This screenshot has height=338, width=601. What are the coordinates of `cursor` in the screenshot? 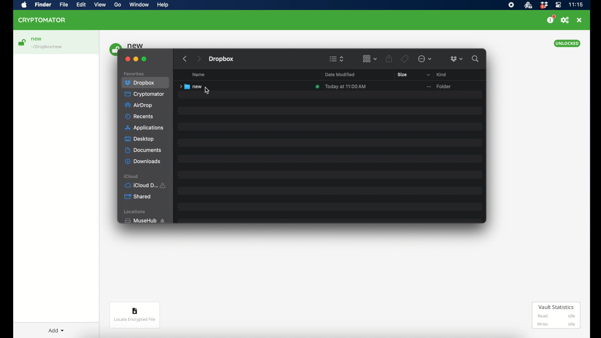 It's located at (208, 91).